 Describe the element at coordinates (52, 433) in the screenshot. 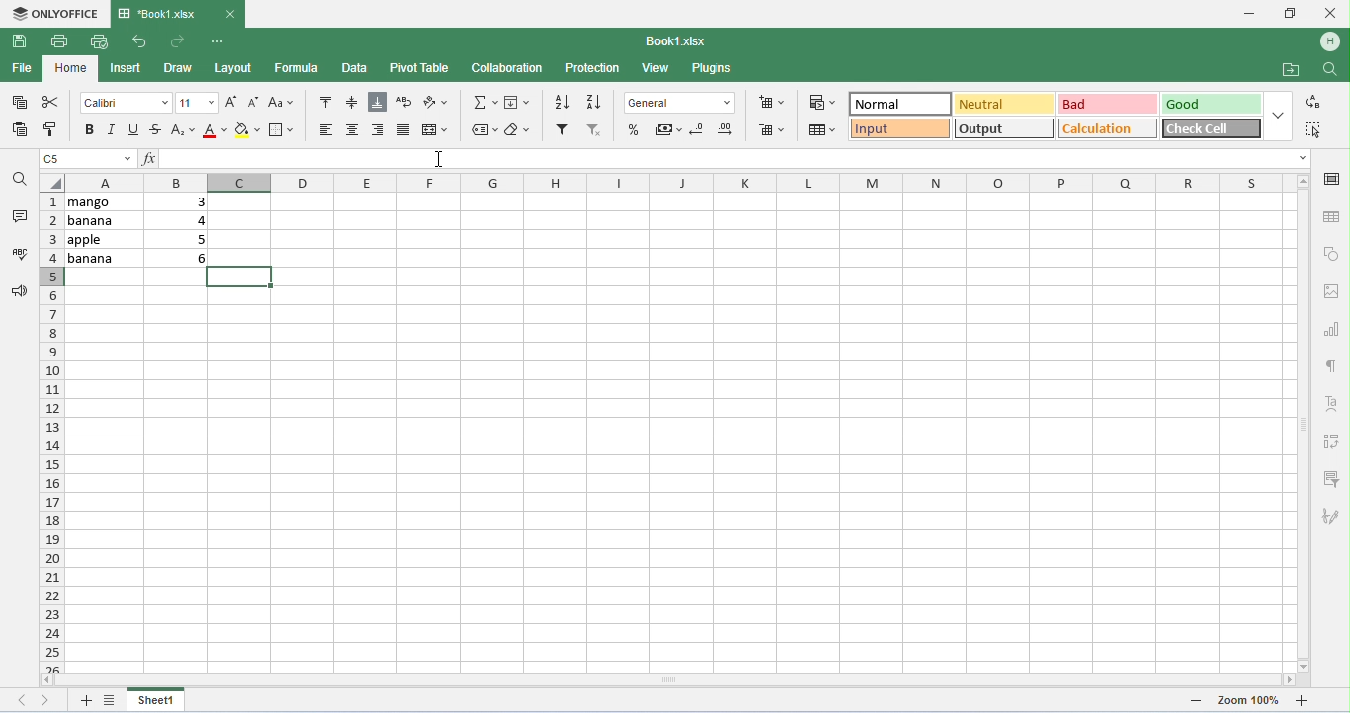

I see `row numbers` at that location.